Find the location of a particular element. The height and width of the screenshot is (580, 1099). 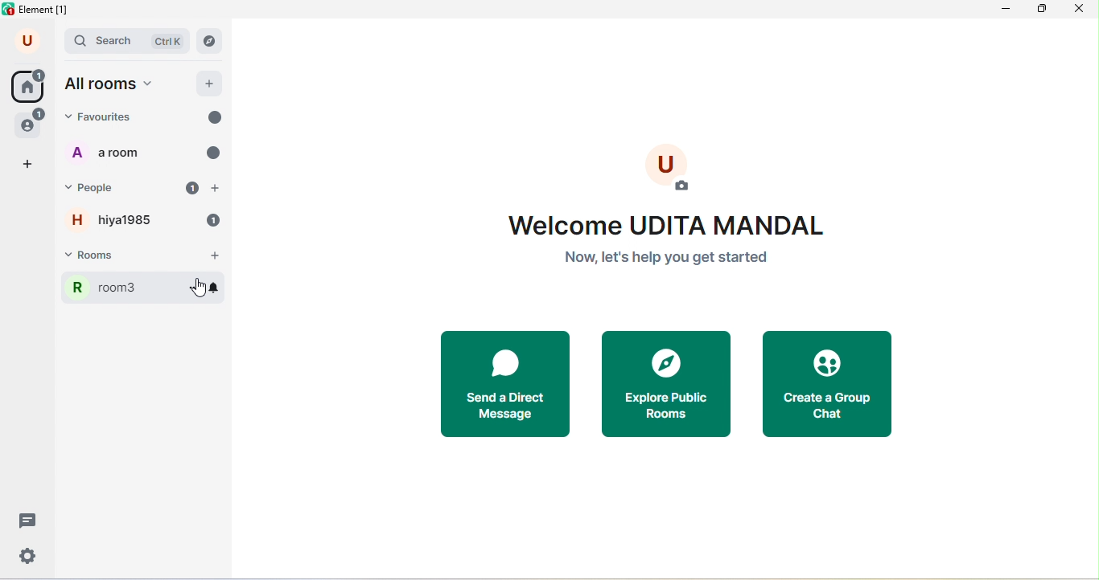

people is located at coordinates (101, 189).